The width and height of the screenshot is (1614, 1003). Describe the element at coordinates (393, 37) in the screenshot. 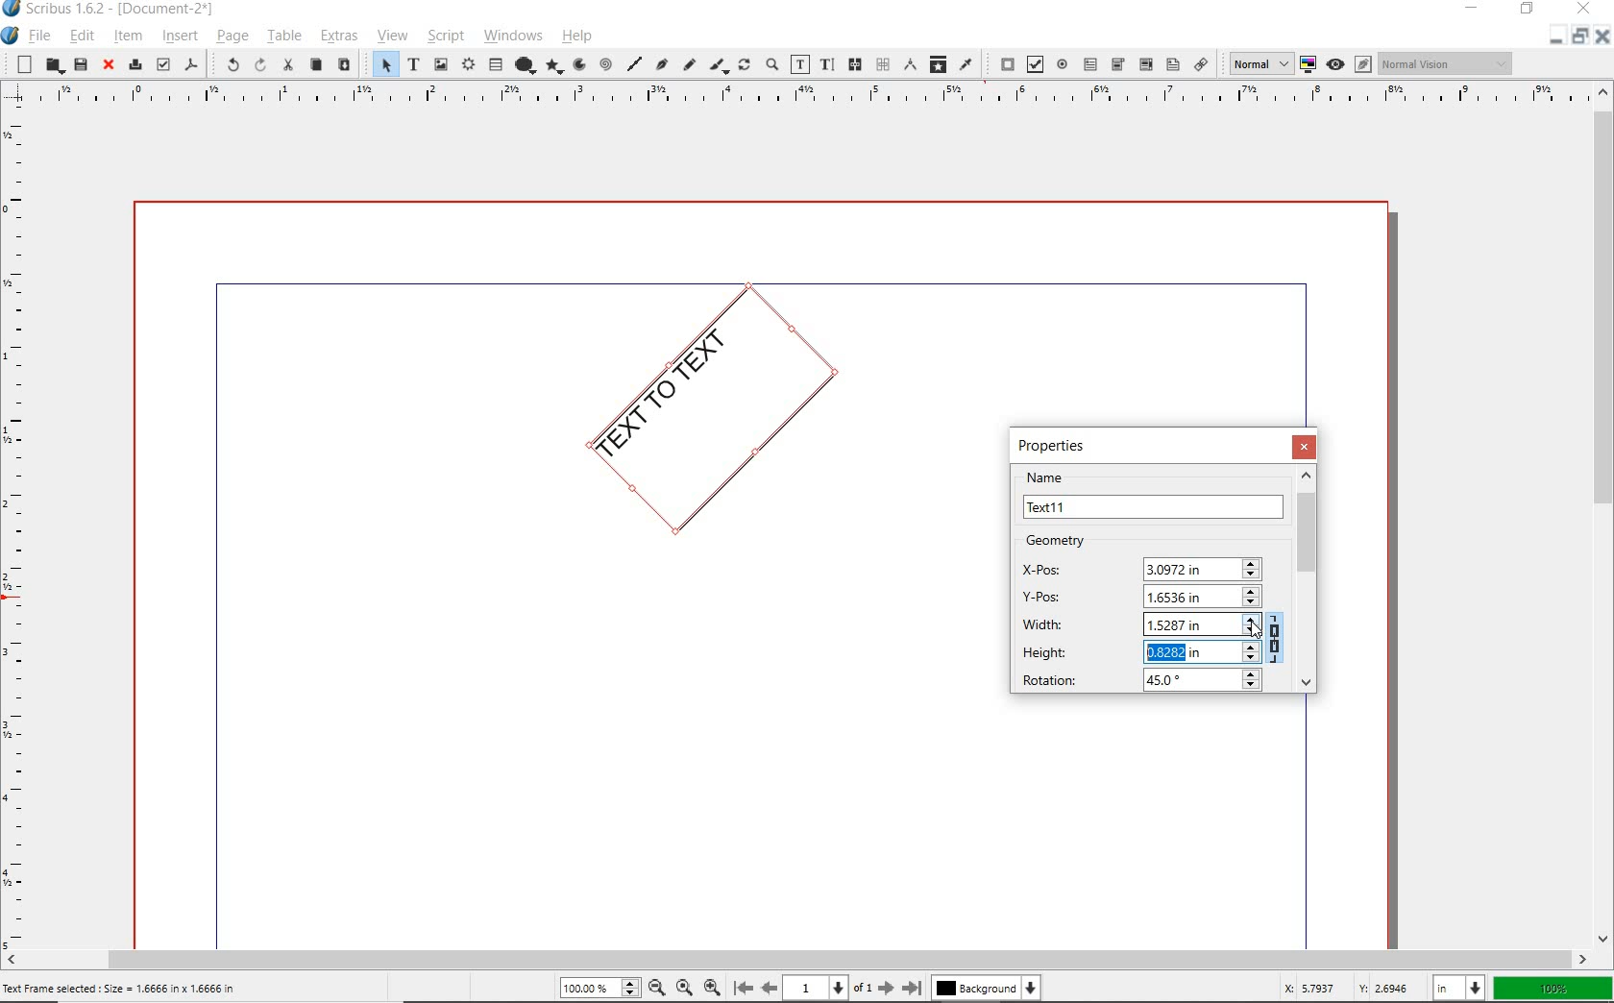

I see `view` at that location.